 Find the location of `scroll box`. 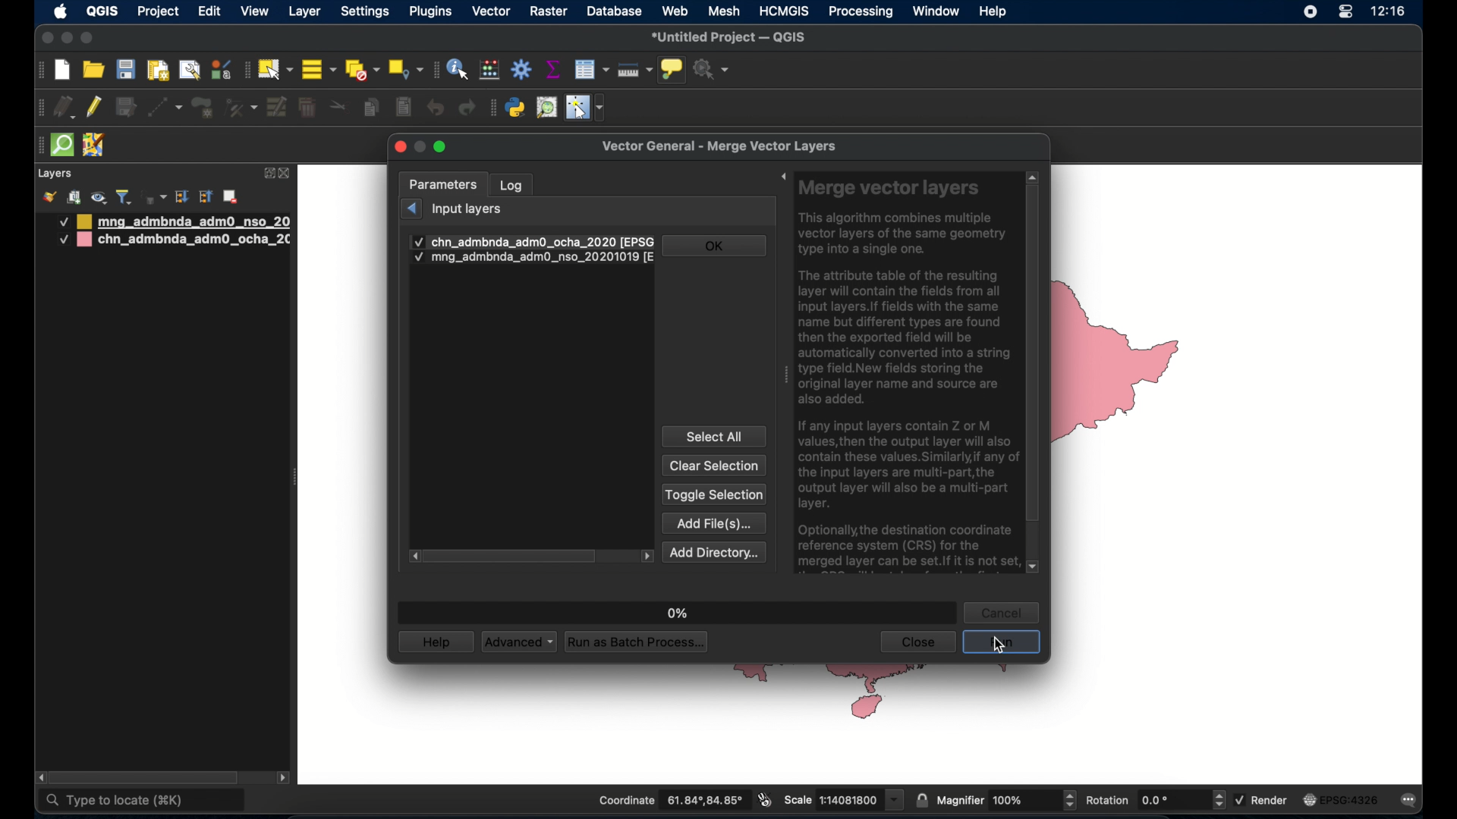

scroll box is located at coordinates (1033, 356).